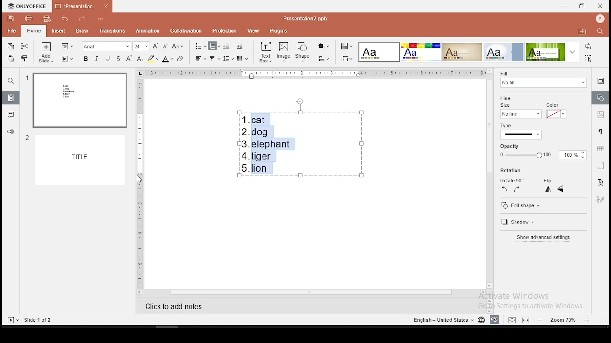 This screenshot has width=611, height=343. I want to click on zoom level, so click(563, 320).